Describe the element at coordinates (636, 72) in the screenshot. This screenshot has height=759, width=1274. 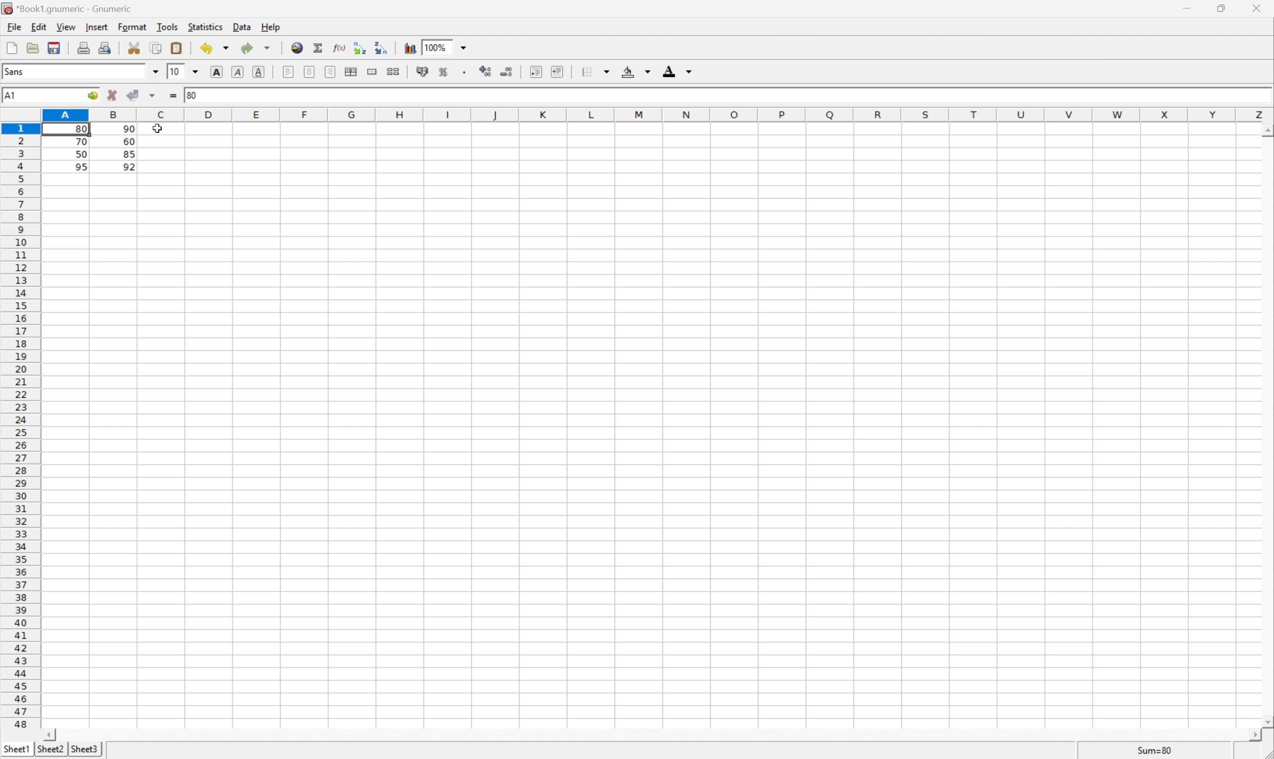
I see `Background` at that location.